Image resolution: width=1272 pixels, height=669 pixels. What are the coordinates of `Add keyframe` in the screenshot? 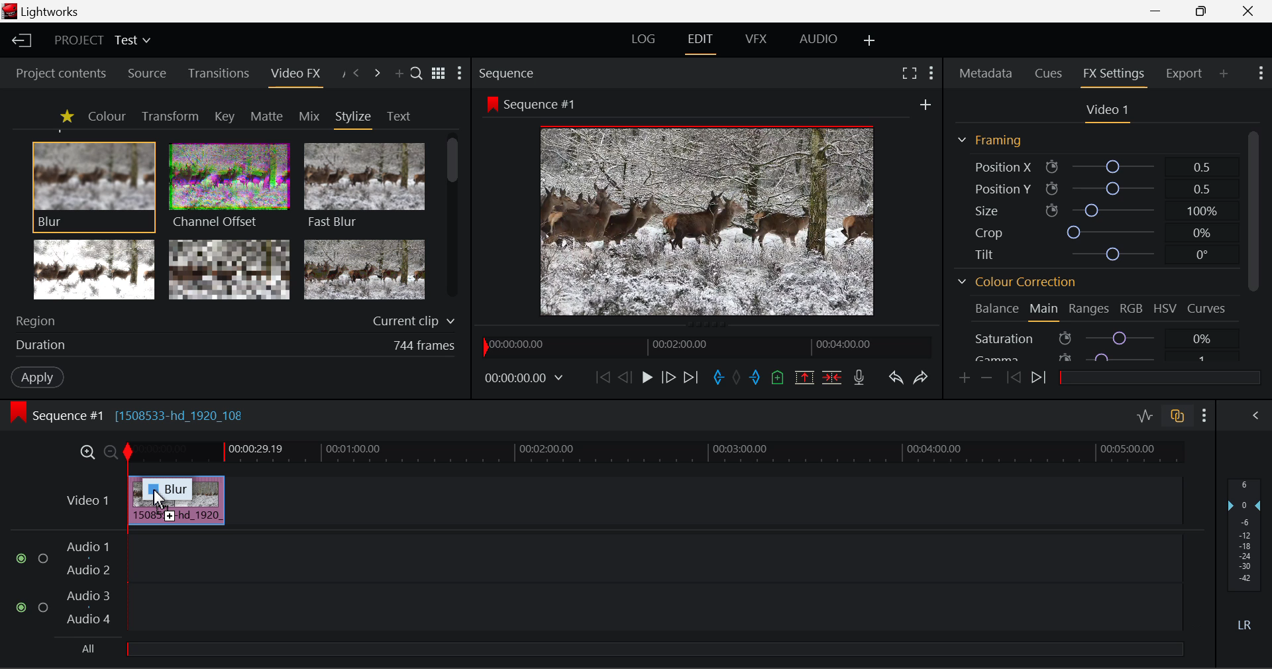 It's located at (963, 378).